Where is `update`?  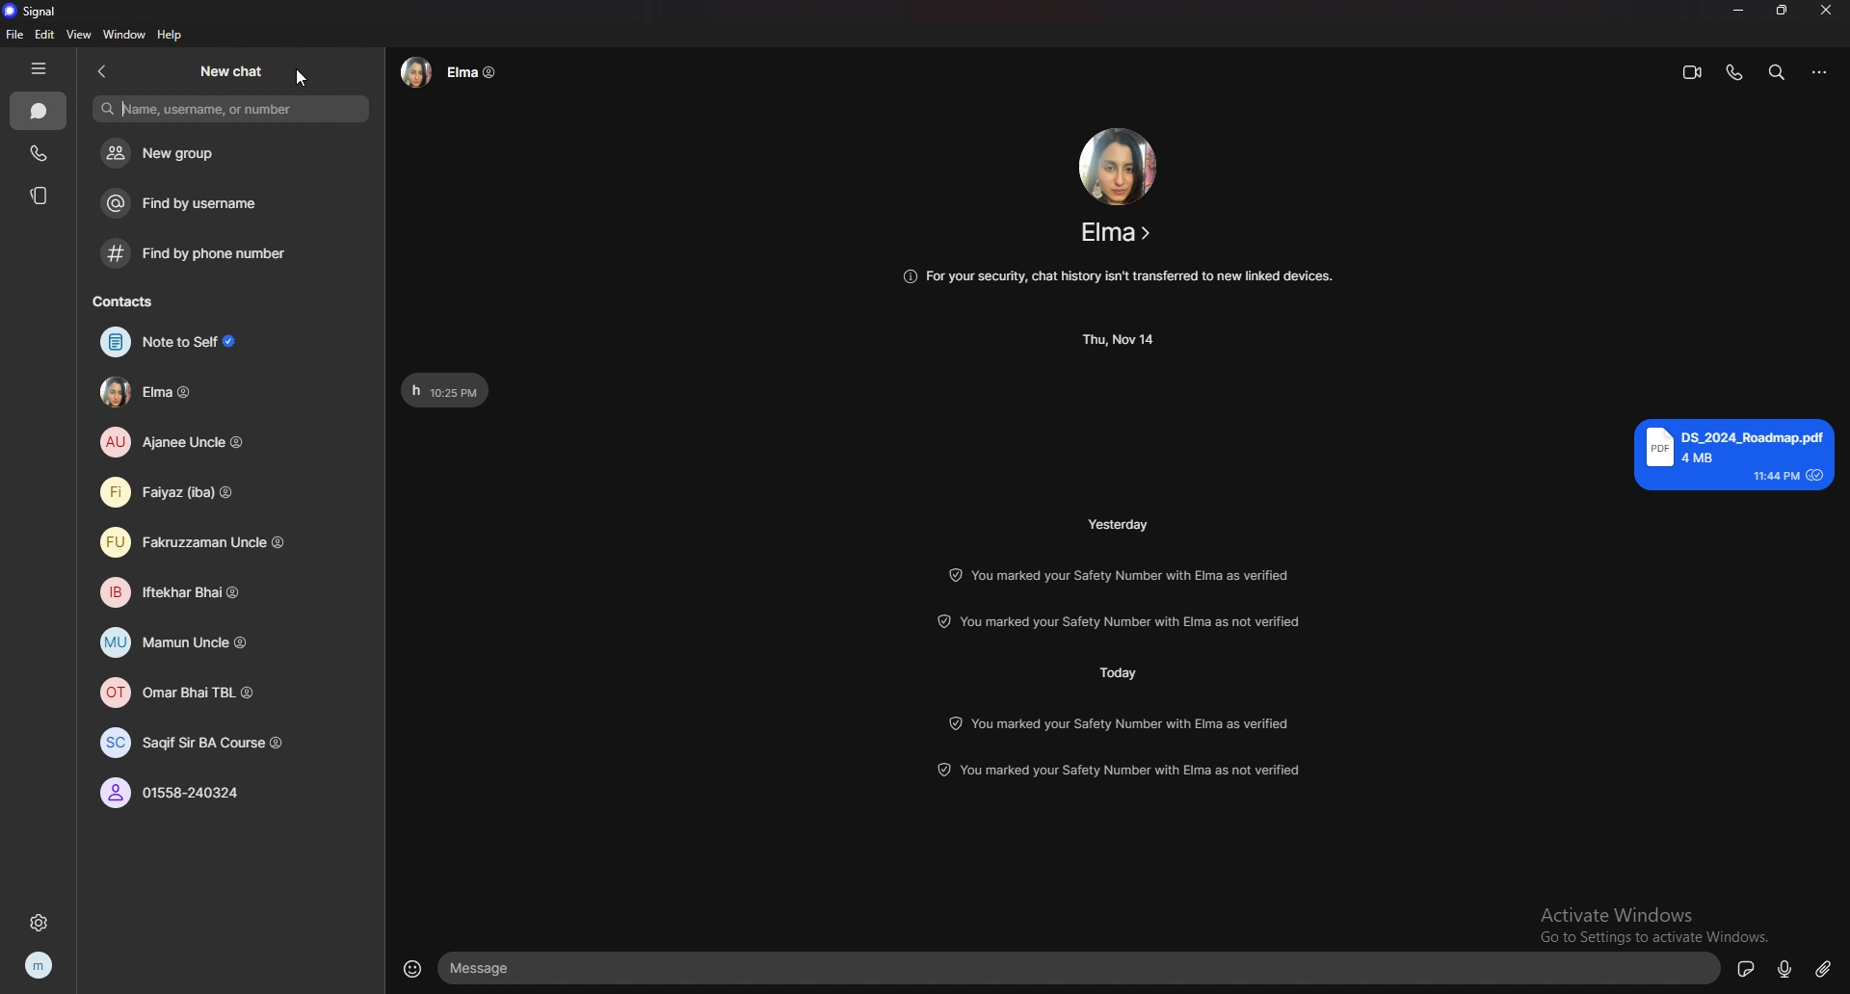
update is located at coordinates (1123, 722).